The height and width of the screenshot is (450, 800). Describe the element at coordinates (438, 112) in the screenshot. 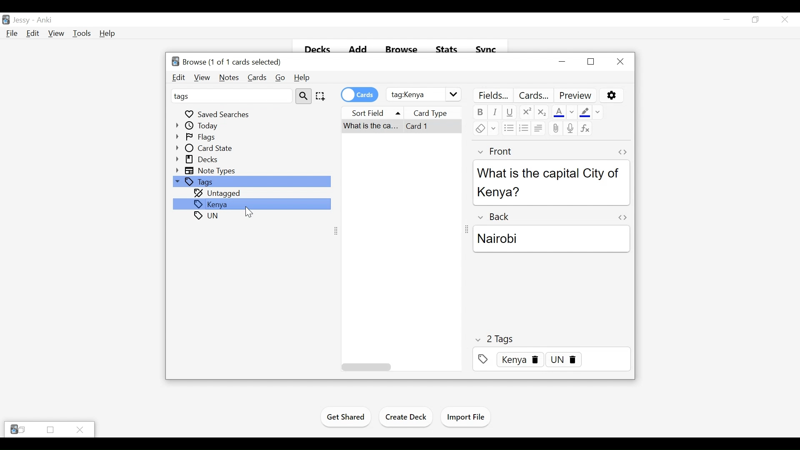

I see `card type` at that location.